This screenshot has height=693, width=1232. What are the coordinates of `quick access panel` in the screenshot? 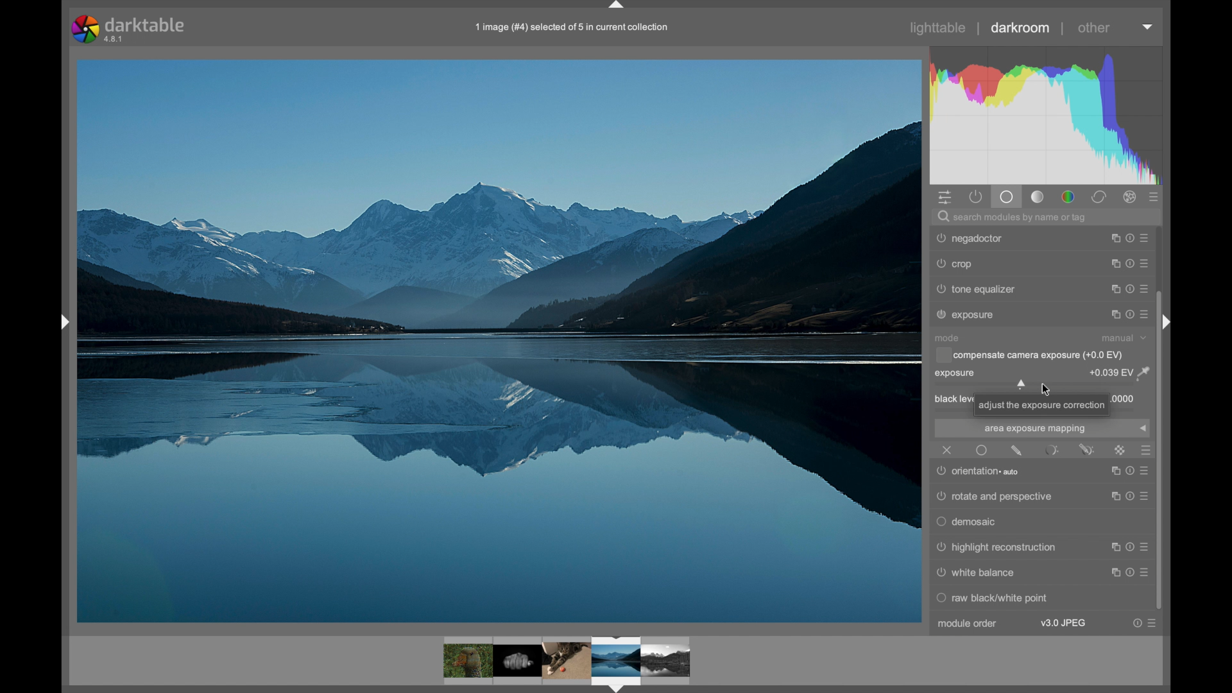 It's located at (943, 197).